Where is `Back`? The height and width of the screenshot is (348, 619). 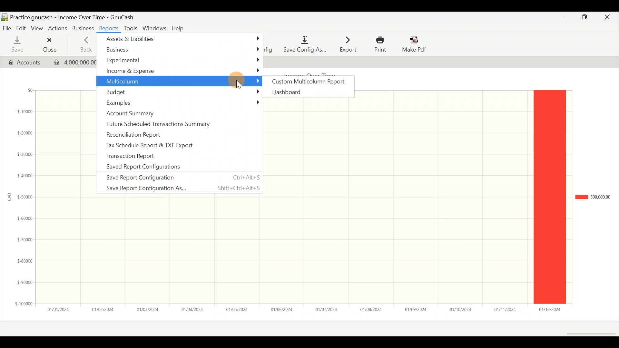
Back is located at coordinates (86, 43).